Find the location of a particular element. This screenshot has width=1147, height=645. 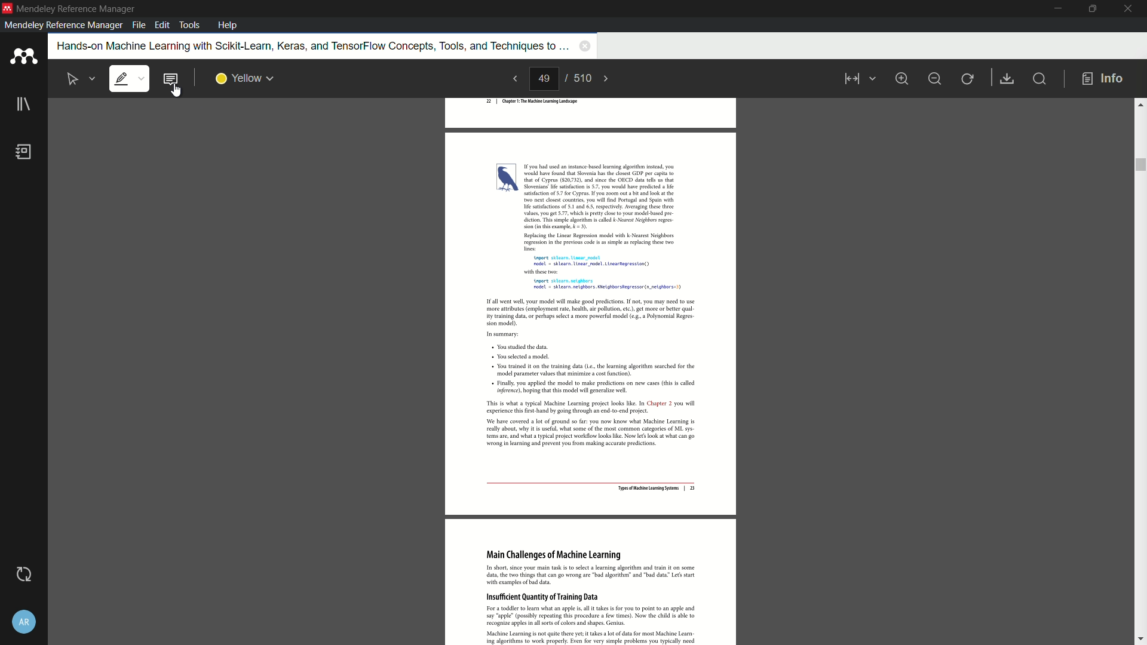

help menu is located at coordinates (228, 25).